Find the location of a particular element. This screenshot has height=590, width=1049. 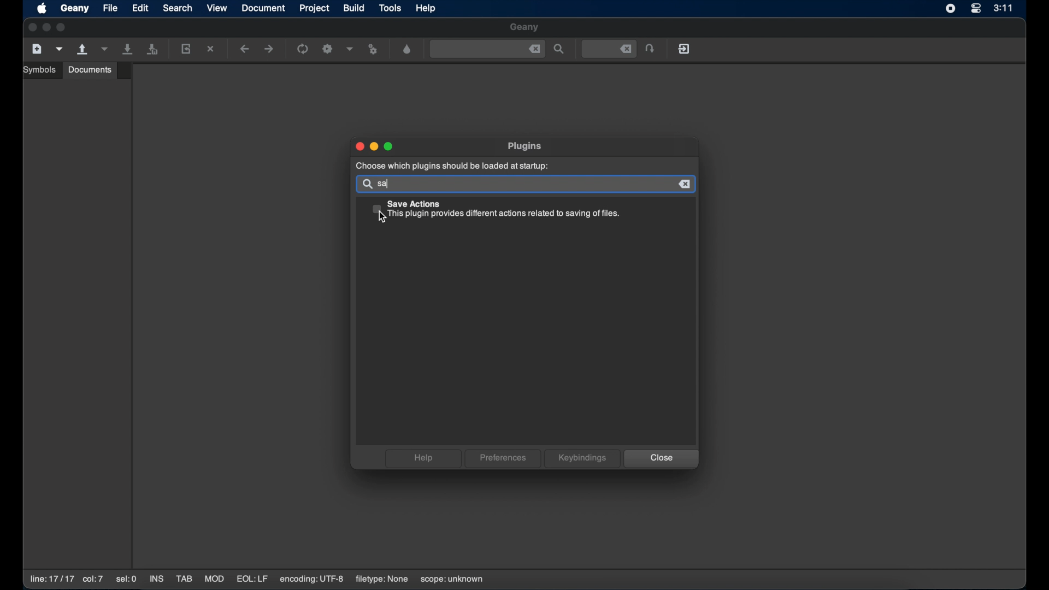

quit geany is located at coordinates (685, 49).